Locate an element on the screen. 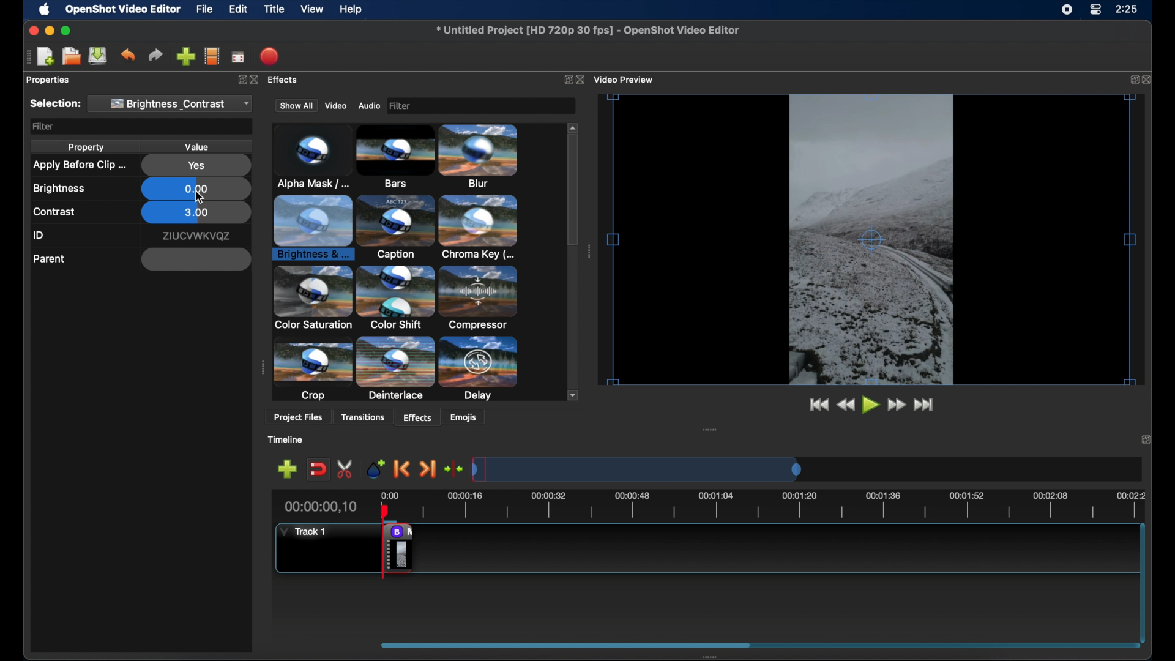 Image resolution: width=1175 pixels, height=661 pixels. close is located at coordinates (583, 80).